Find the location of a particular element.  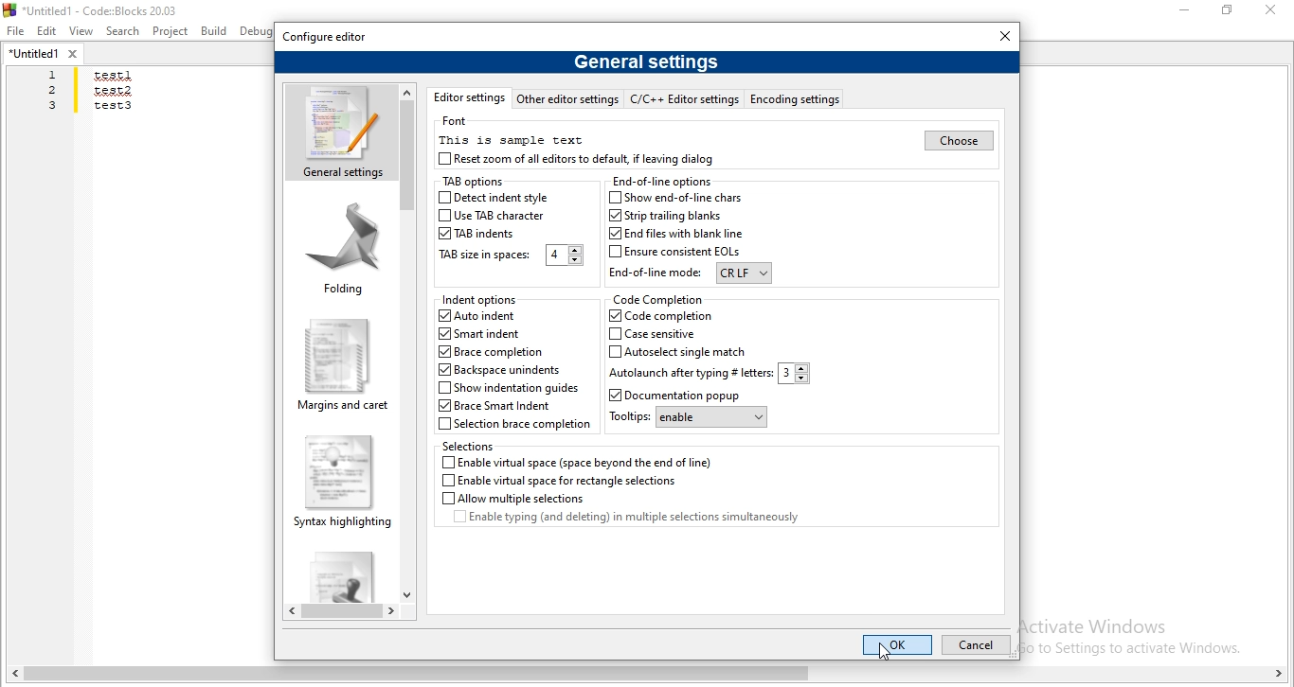

ok is located at coordinates (895, 644).